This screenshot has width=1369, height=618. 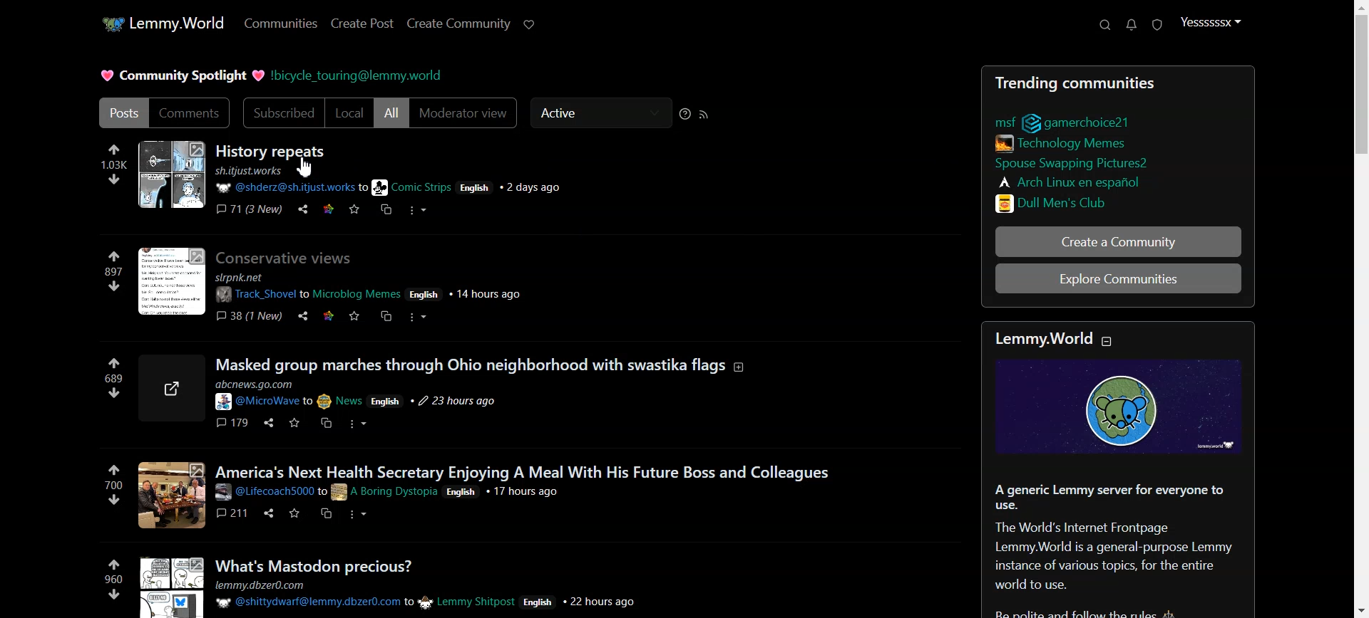 I want to click on 897, so click(x=109, y=274).